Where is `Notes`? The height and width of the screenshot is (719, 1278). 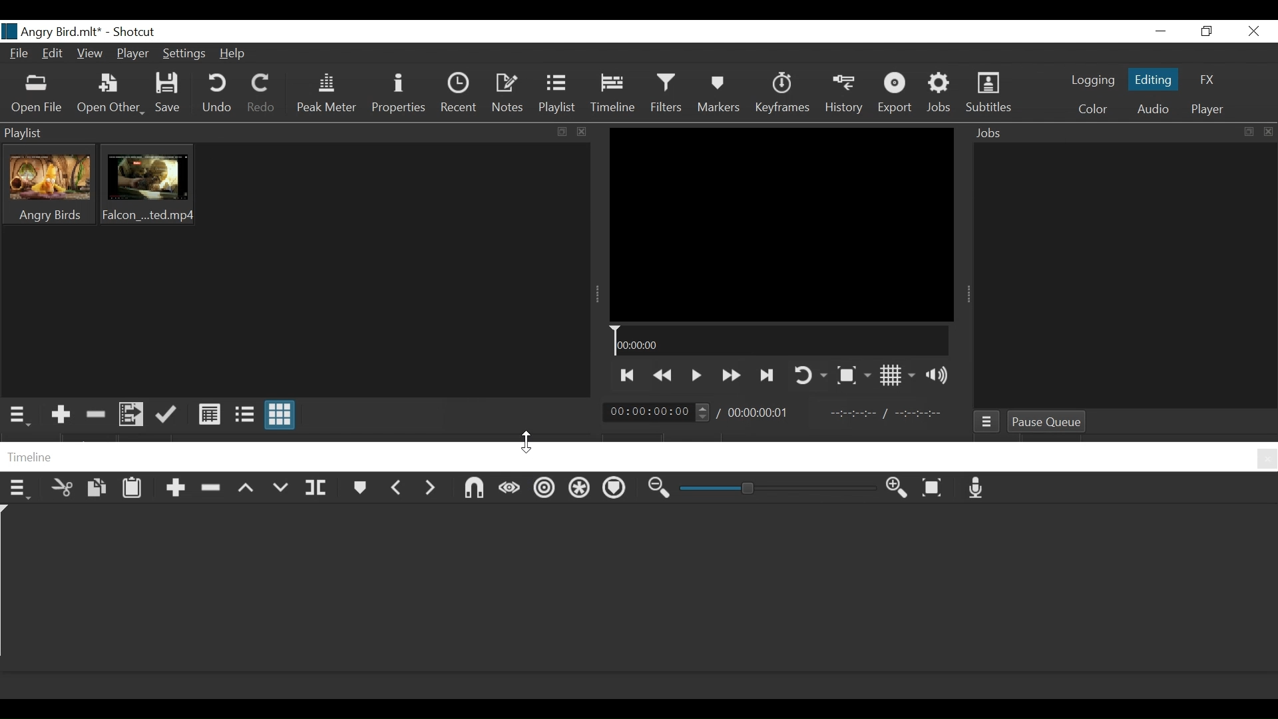 Notes is located at coordinates (507, 95).